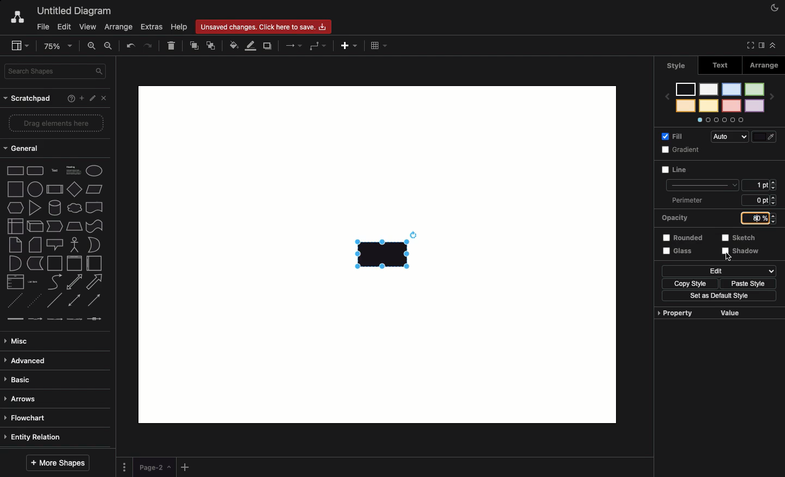 This screenshot has width=785, height=477. I want to click on link, so click(14, 319).